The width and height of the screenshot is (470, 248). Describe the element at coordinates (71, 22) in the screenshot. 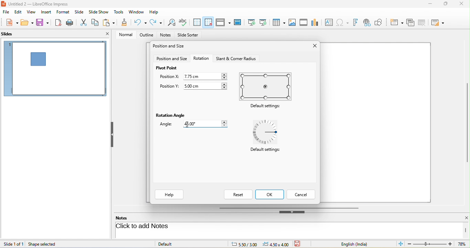

I see `print` at that location.